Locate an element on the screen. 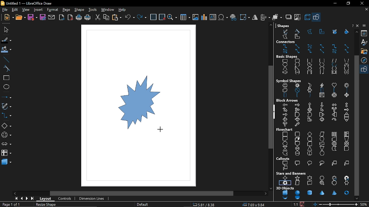 Image resolution: width=369 pixels, height=207 pixels. zoom is located at coordinates (172, 18).